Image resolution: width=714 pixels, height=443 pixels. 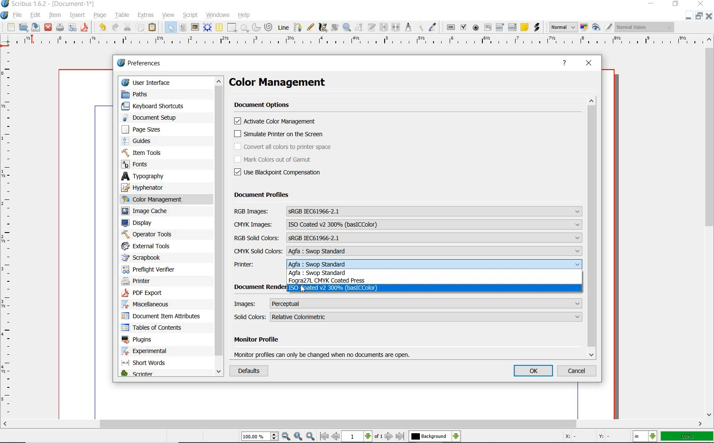 What do you see at coordinates (73, 27) in the screenshot?
I see `preflight verifier` at bounding box center [73, 27].